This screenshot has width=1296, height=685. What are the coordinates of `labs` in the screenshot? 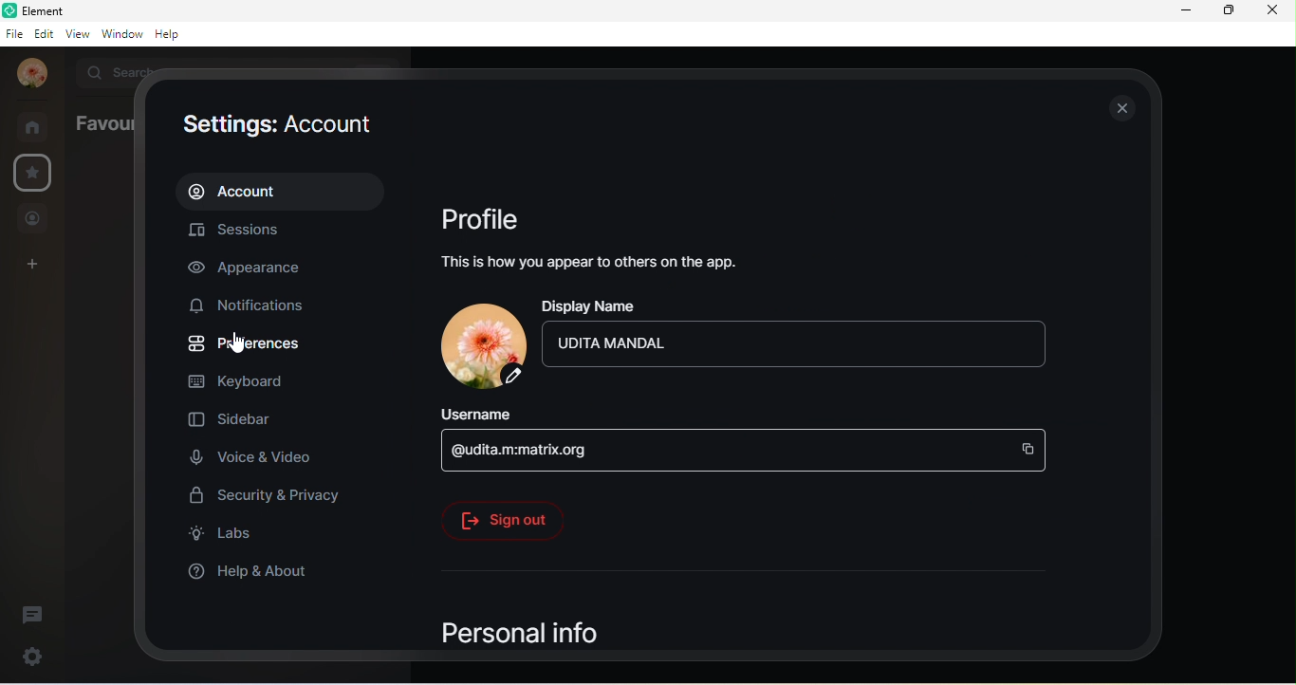 It's located at (222, 533).